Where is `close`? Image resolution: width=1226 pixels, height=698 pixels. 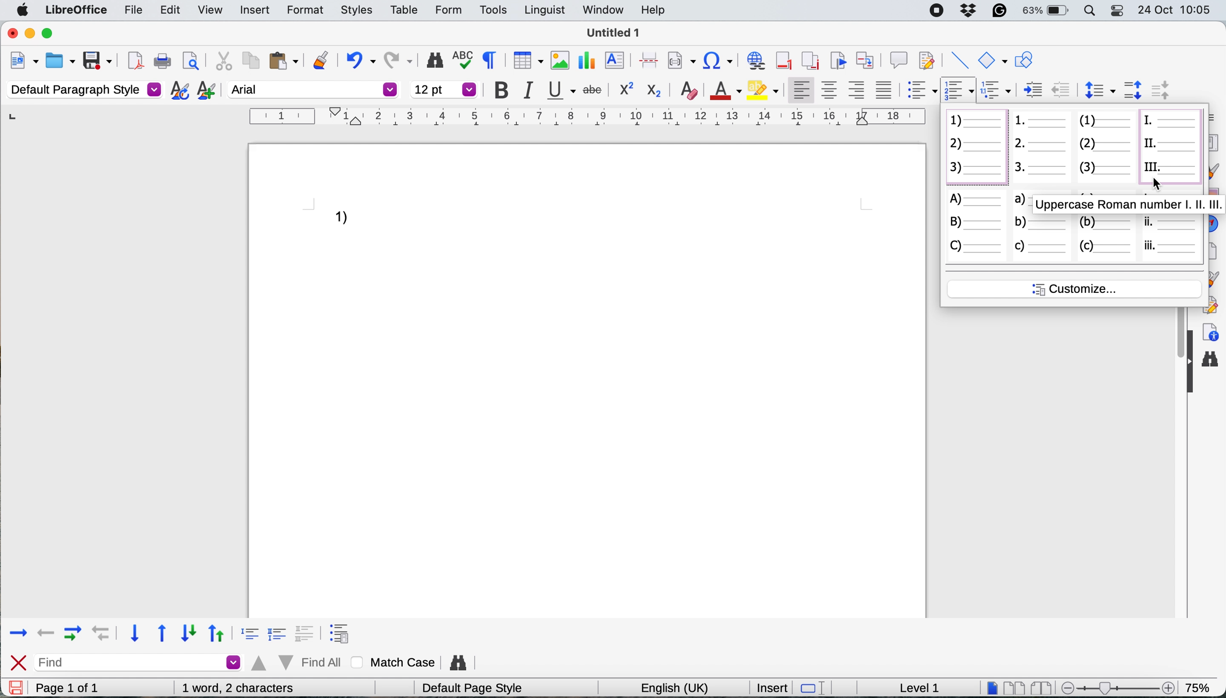 close is located at coordinates (19, 663).